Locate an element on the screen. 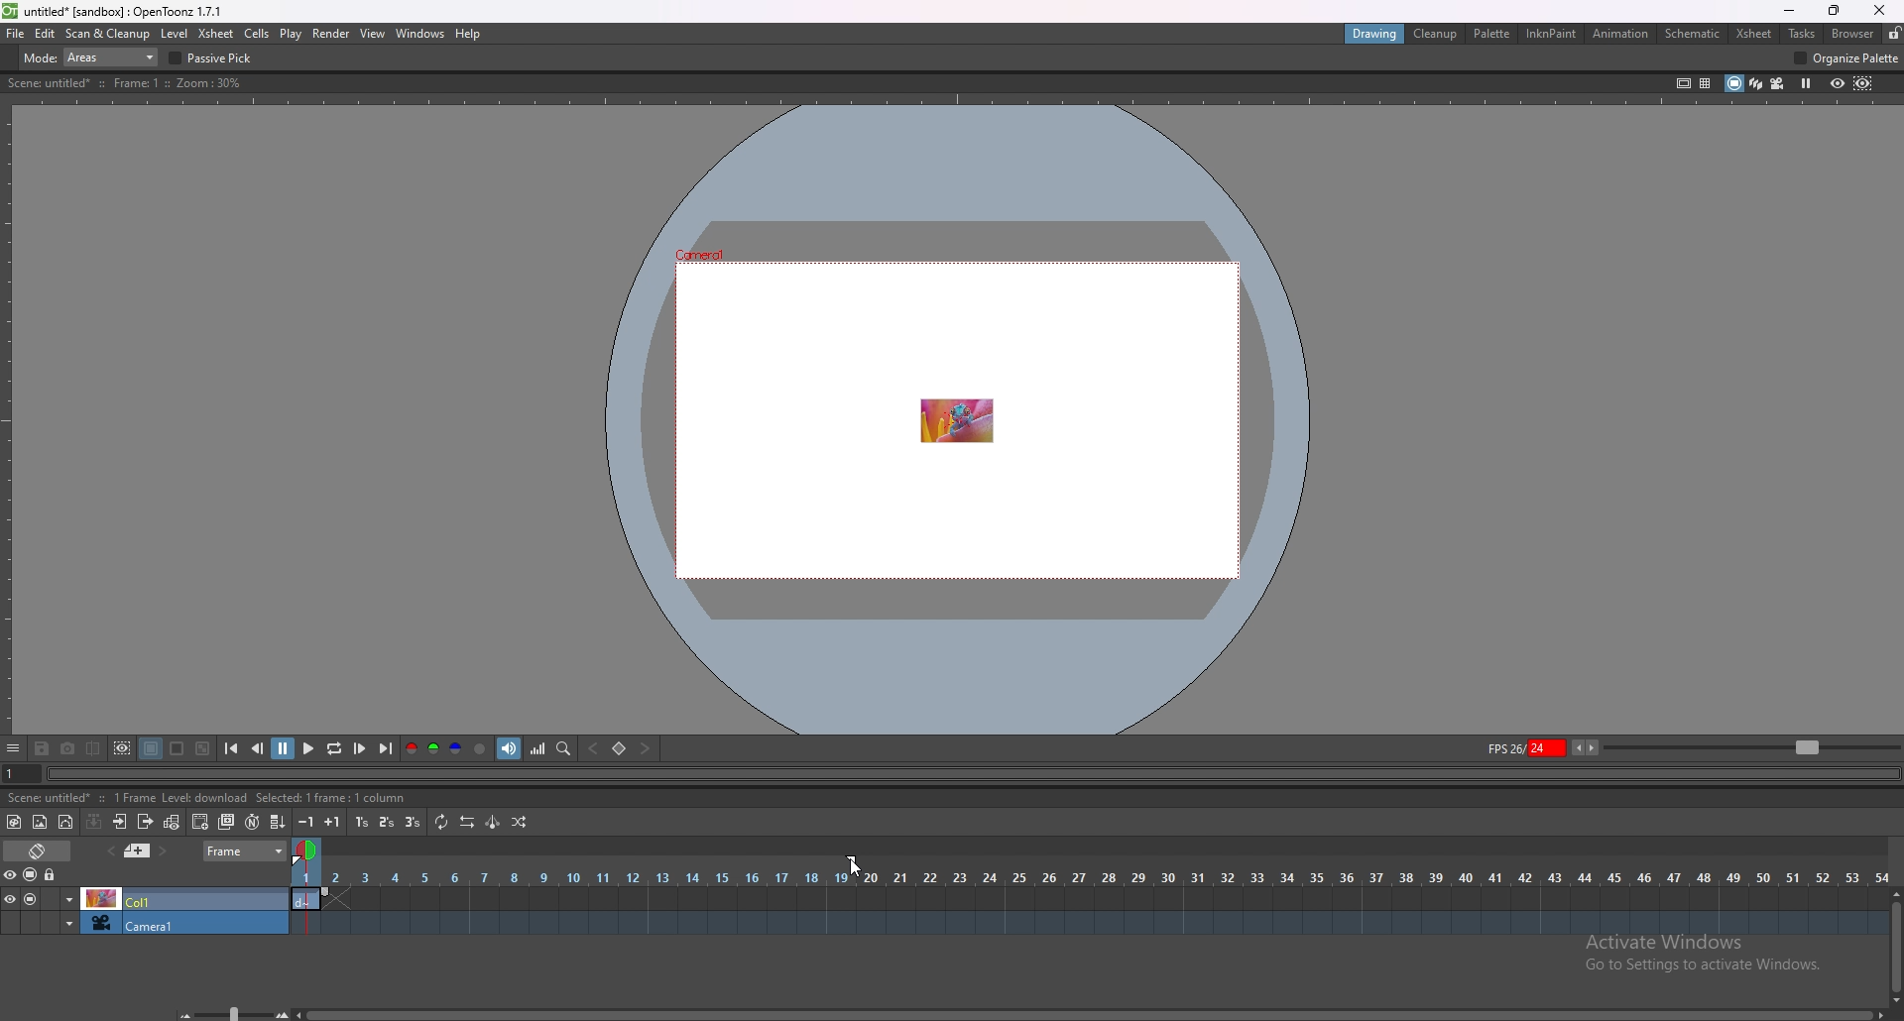  auto input cell number is located at coordinates (252, 822).